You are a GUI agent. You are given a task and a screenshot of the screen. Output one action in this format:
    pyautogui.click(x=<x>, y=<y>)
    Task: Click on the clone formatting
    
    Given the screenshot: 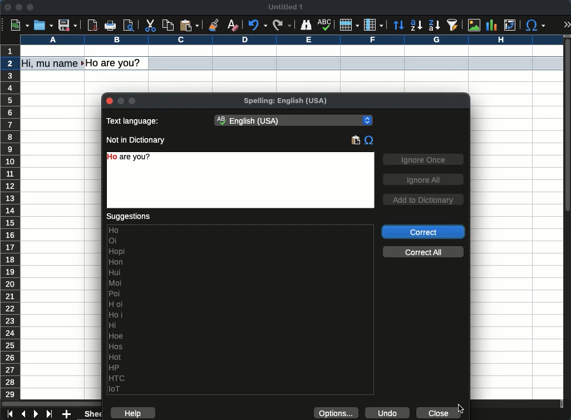 What is the action you would take?
    pyautogui.click(x=213, y=24)
    